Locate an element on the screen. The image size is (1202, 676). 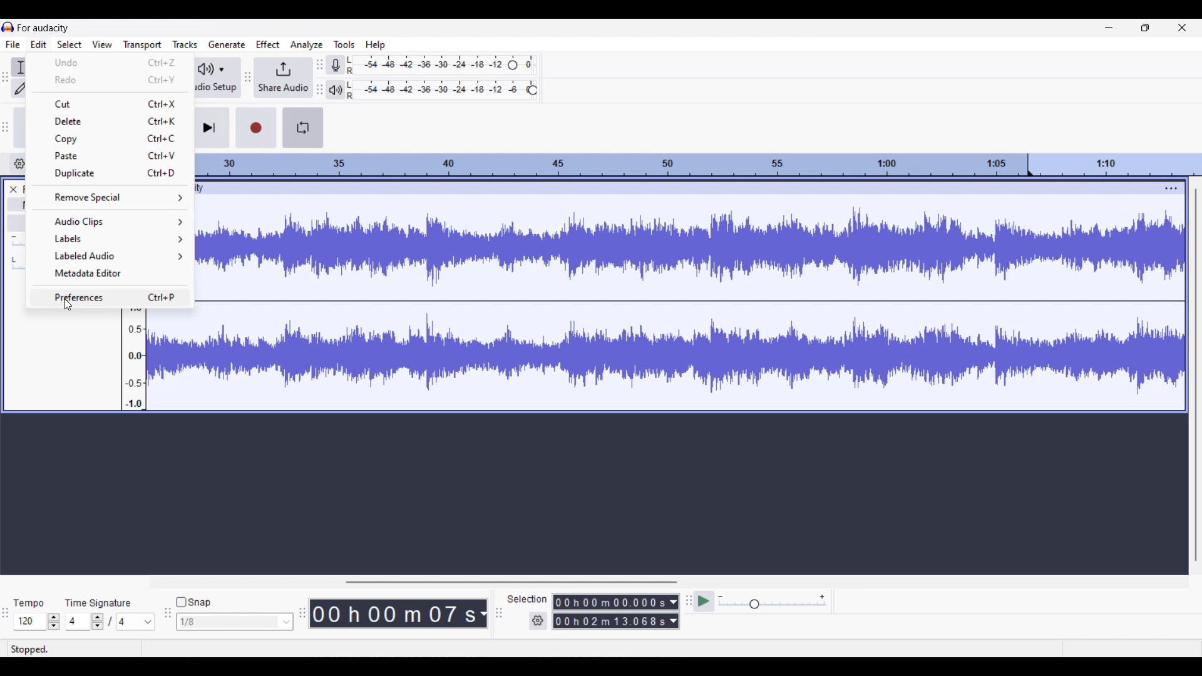
tempo is located at coordinates (29, 604).